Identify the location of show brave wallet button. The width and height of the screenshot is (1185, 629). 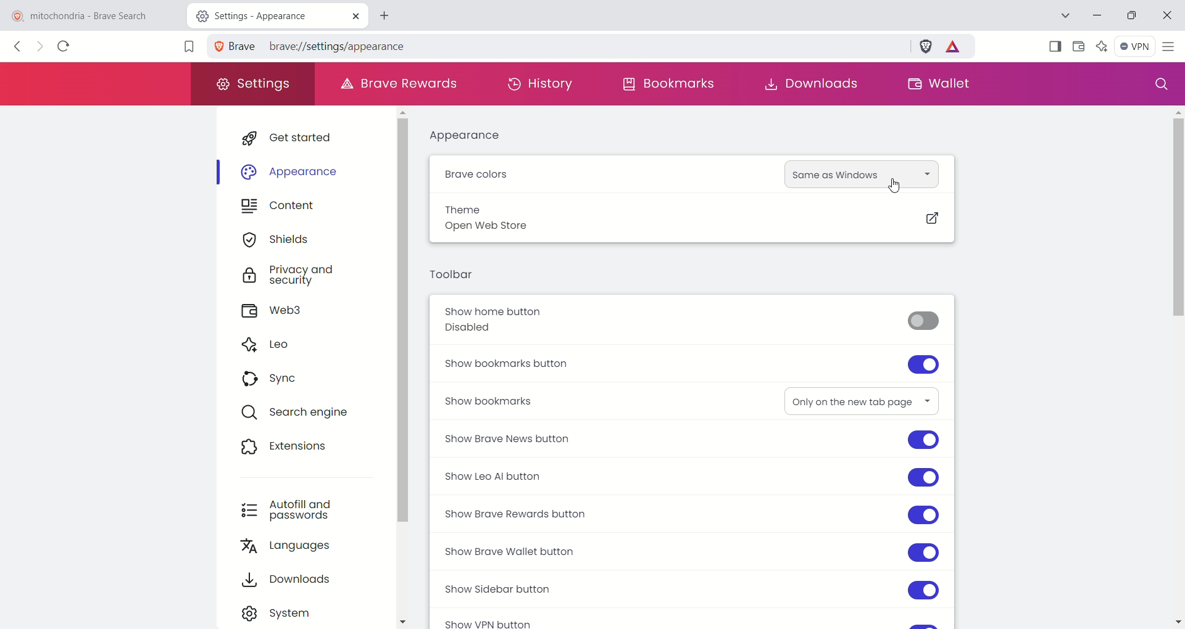
(695, 551).